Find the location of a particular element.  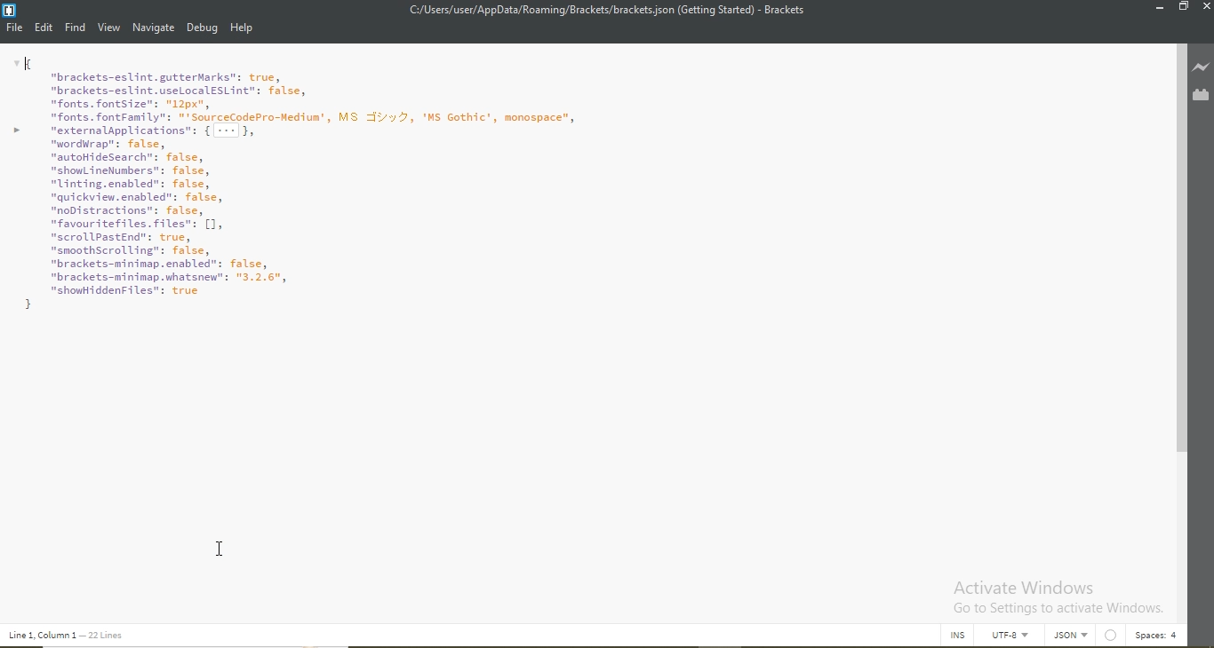

restore is located at coordinates (1184, 8).